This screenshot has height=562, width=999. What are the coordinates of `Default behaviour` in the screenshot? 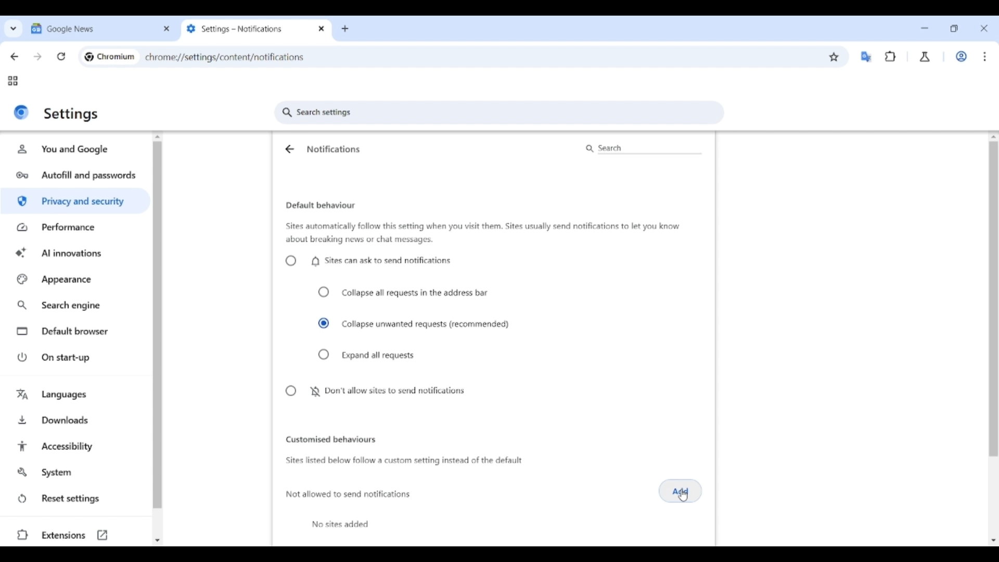 It's located at (321, 206).